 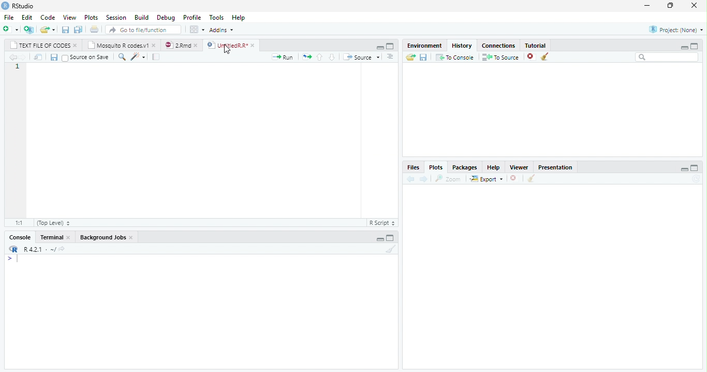 I want to click on addins, so click(x=223, y=30).